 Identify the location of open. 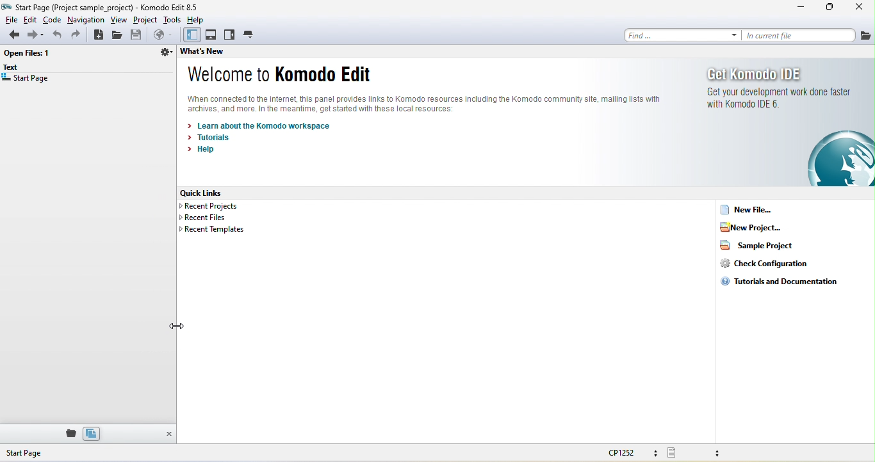
(119, 35).